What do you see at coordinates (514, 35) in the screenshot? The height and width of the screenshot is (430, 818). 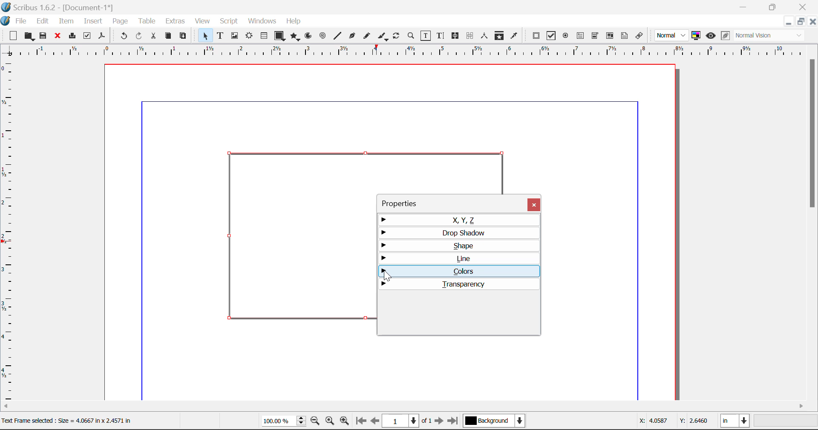 I see `Eyedropper` at bounding box center [514, 35].